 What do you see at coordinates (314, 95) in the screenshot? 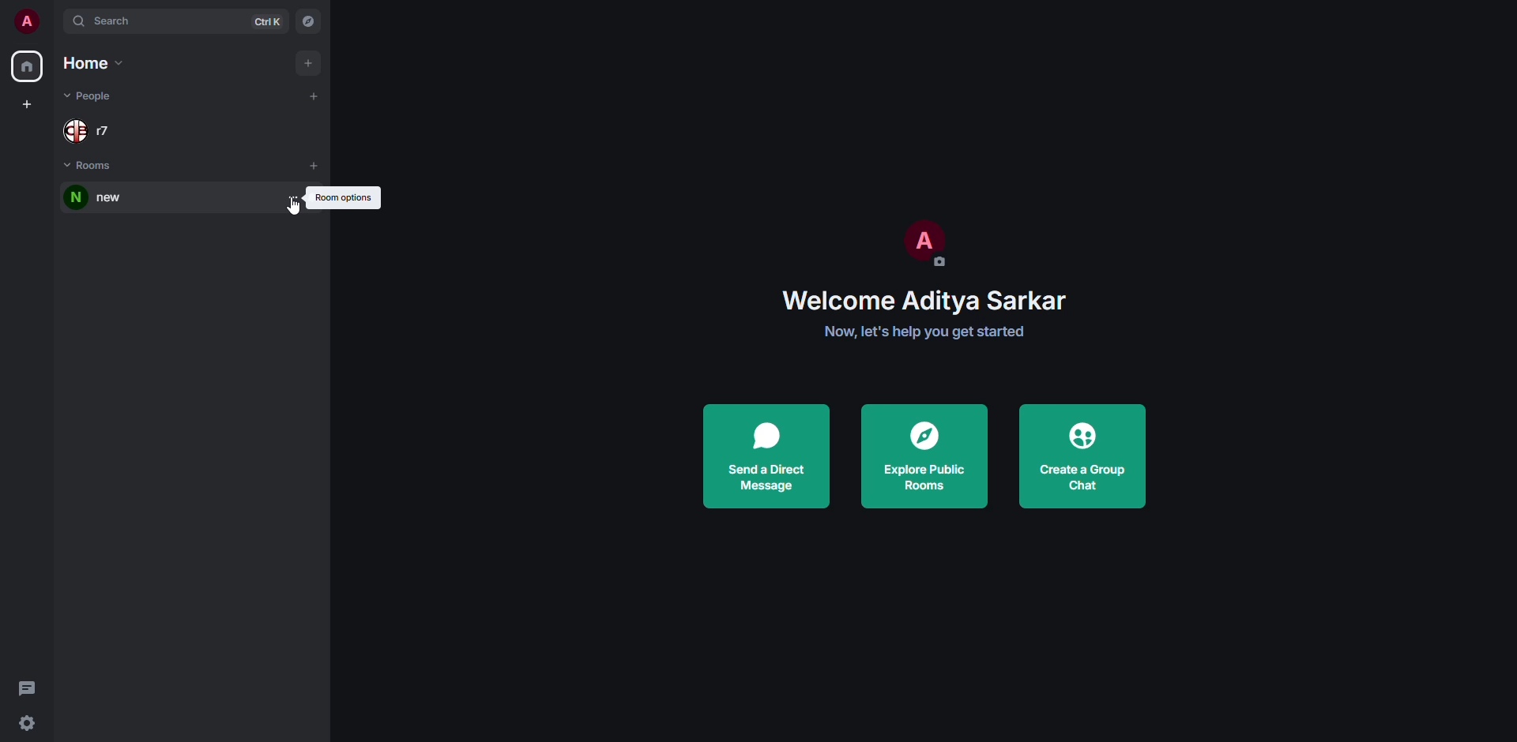
I see `add` at bounding box center [314, 95].